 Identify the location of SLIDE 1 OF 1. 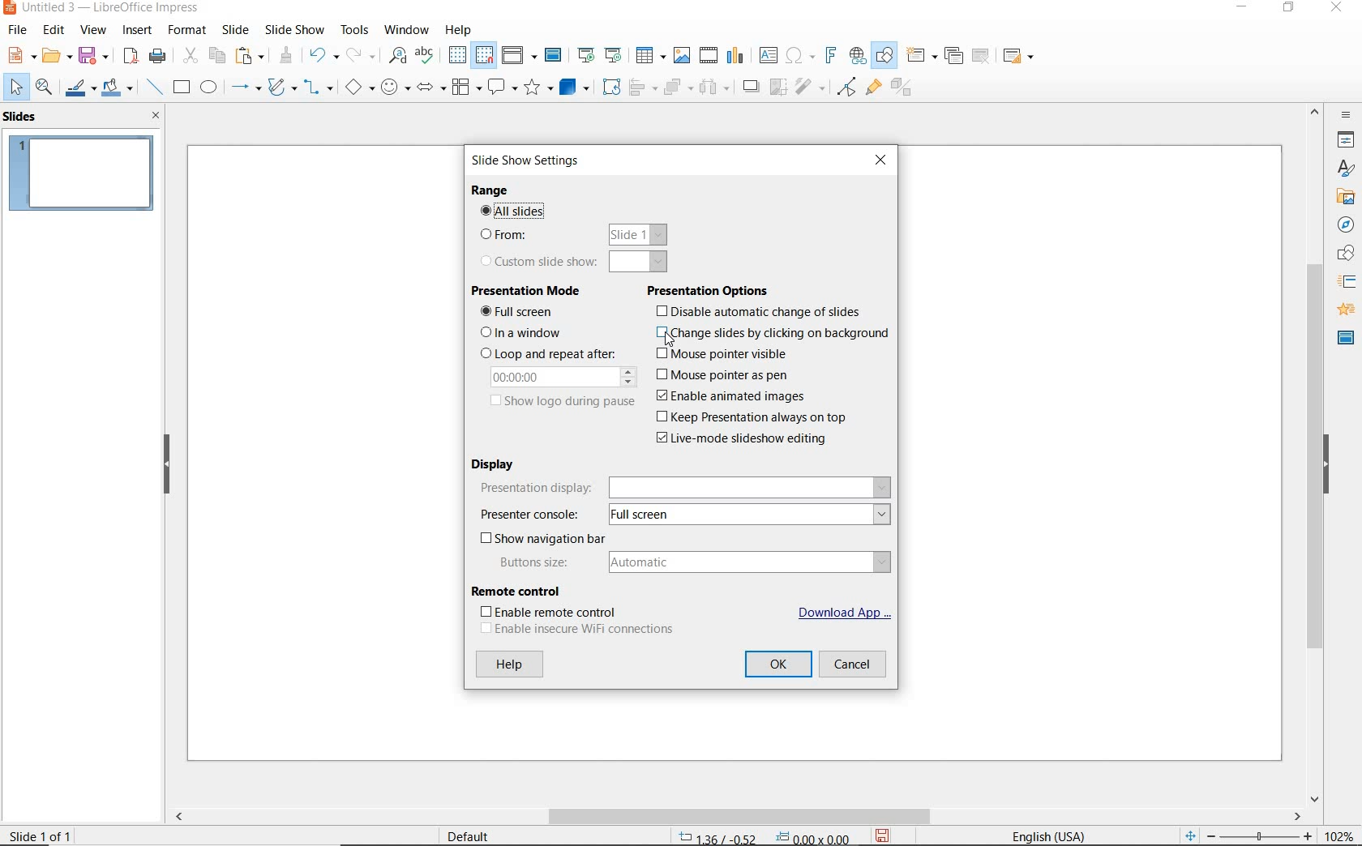
(39, 835).